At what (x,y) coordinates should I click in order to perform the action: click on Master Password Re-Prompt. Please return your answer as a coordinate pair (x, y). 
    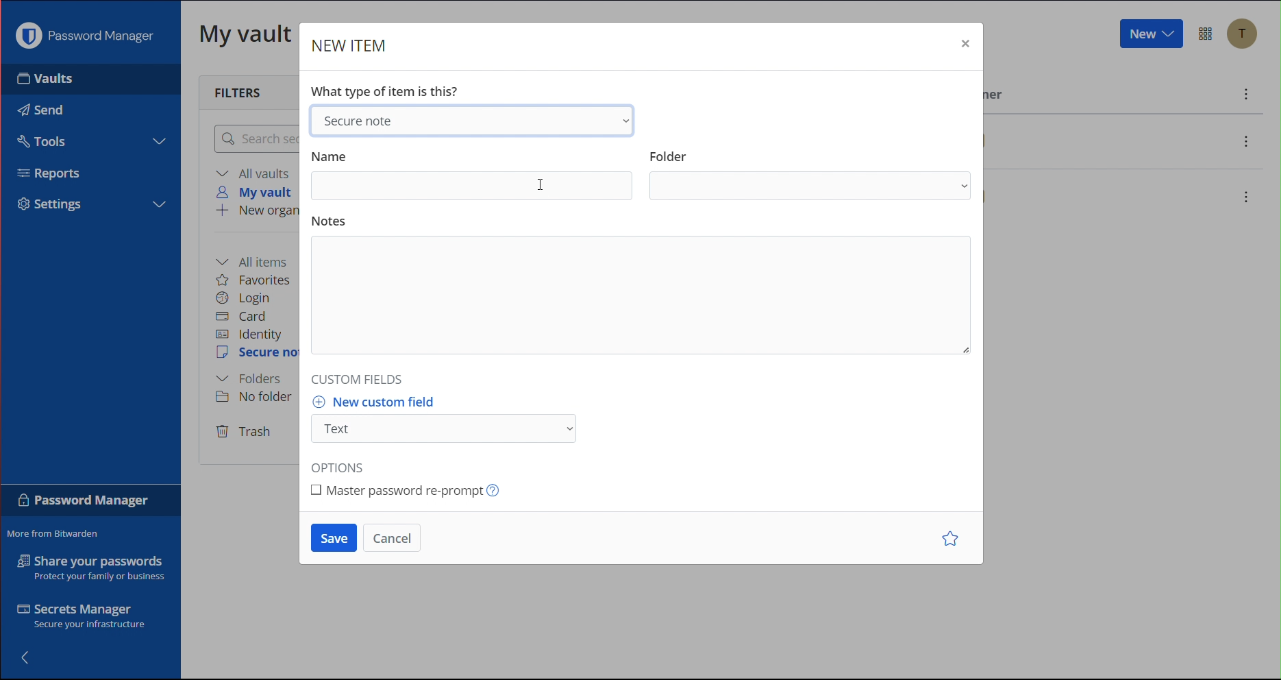
    Looking at the image, I should click on (416, 494).